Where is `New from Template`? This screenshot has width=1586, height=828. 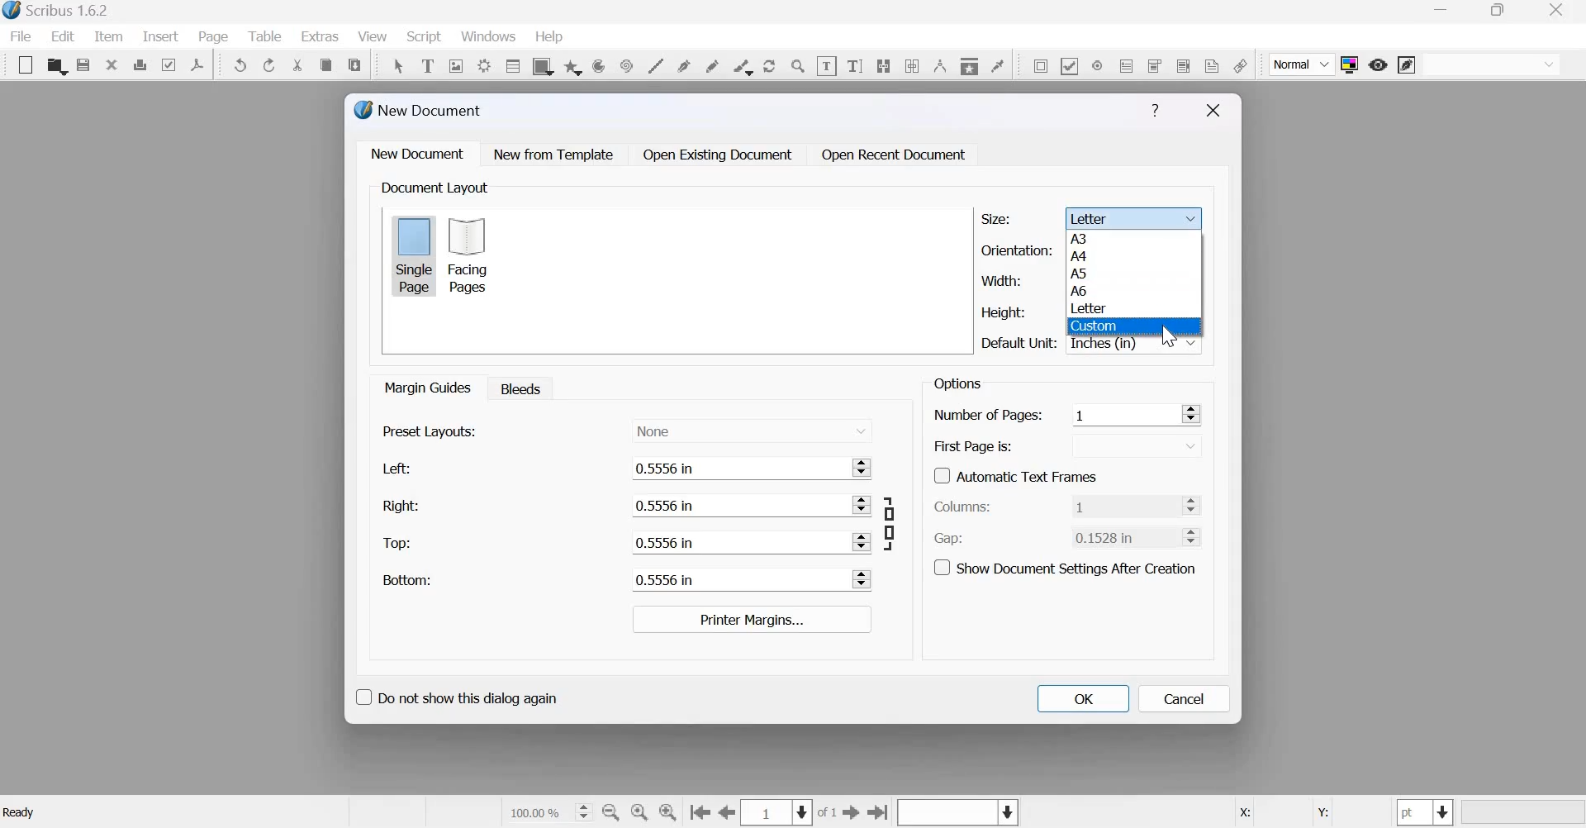
New from Template is located at coordinates (557, 154).